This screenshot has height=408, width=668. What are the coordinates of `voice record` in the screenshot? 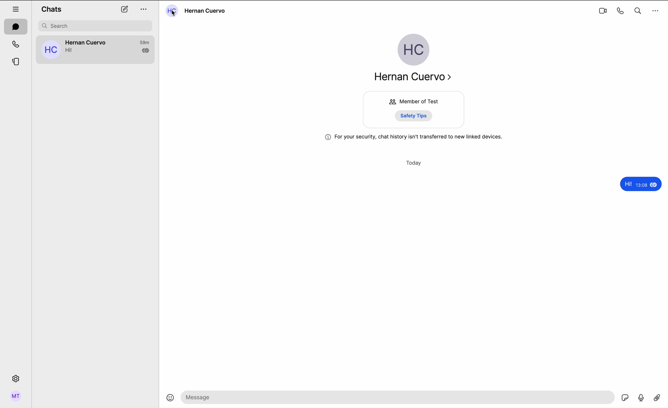 It's located at (641, 400).